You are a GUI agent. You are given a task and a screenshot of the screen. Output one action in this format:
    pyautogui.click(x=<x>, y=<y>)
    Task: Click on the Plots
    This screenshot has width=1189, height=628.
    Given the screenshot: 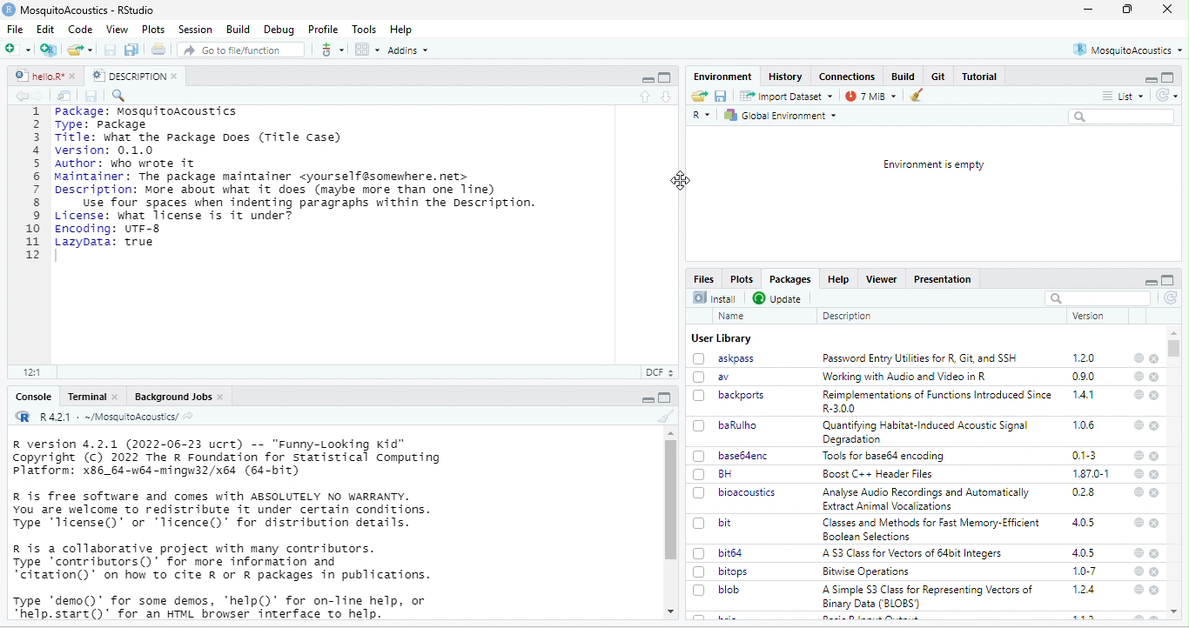 What is the action you would take?
    pyautogui.click(x=744, y=278)
    